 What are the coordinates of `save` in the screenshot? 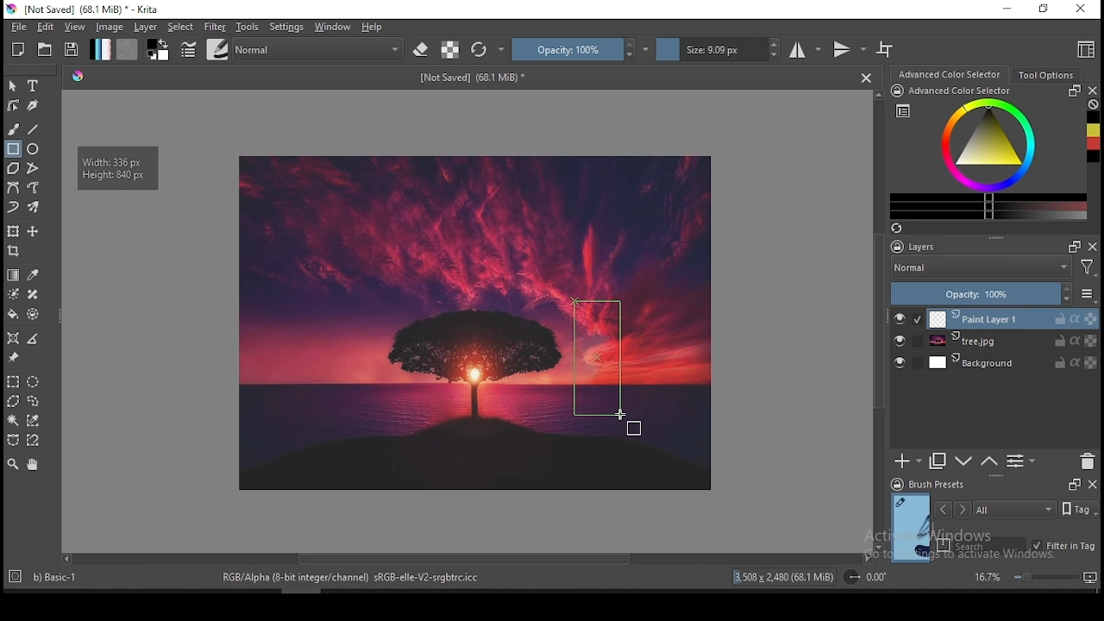 It's located at (72, 50).